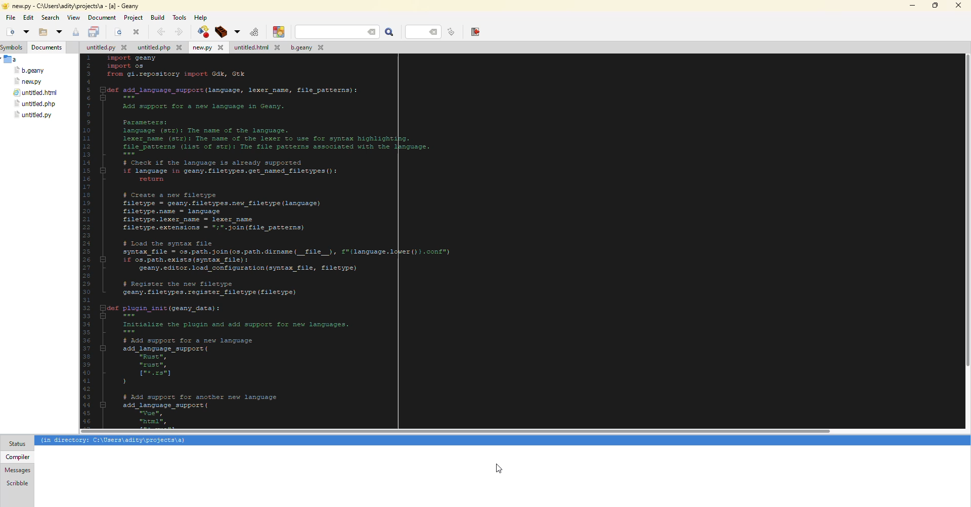  What do you see at coordinates (12, 17) in the screenshot?
I see `file` at bounding box center [12, 17].